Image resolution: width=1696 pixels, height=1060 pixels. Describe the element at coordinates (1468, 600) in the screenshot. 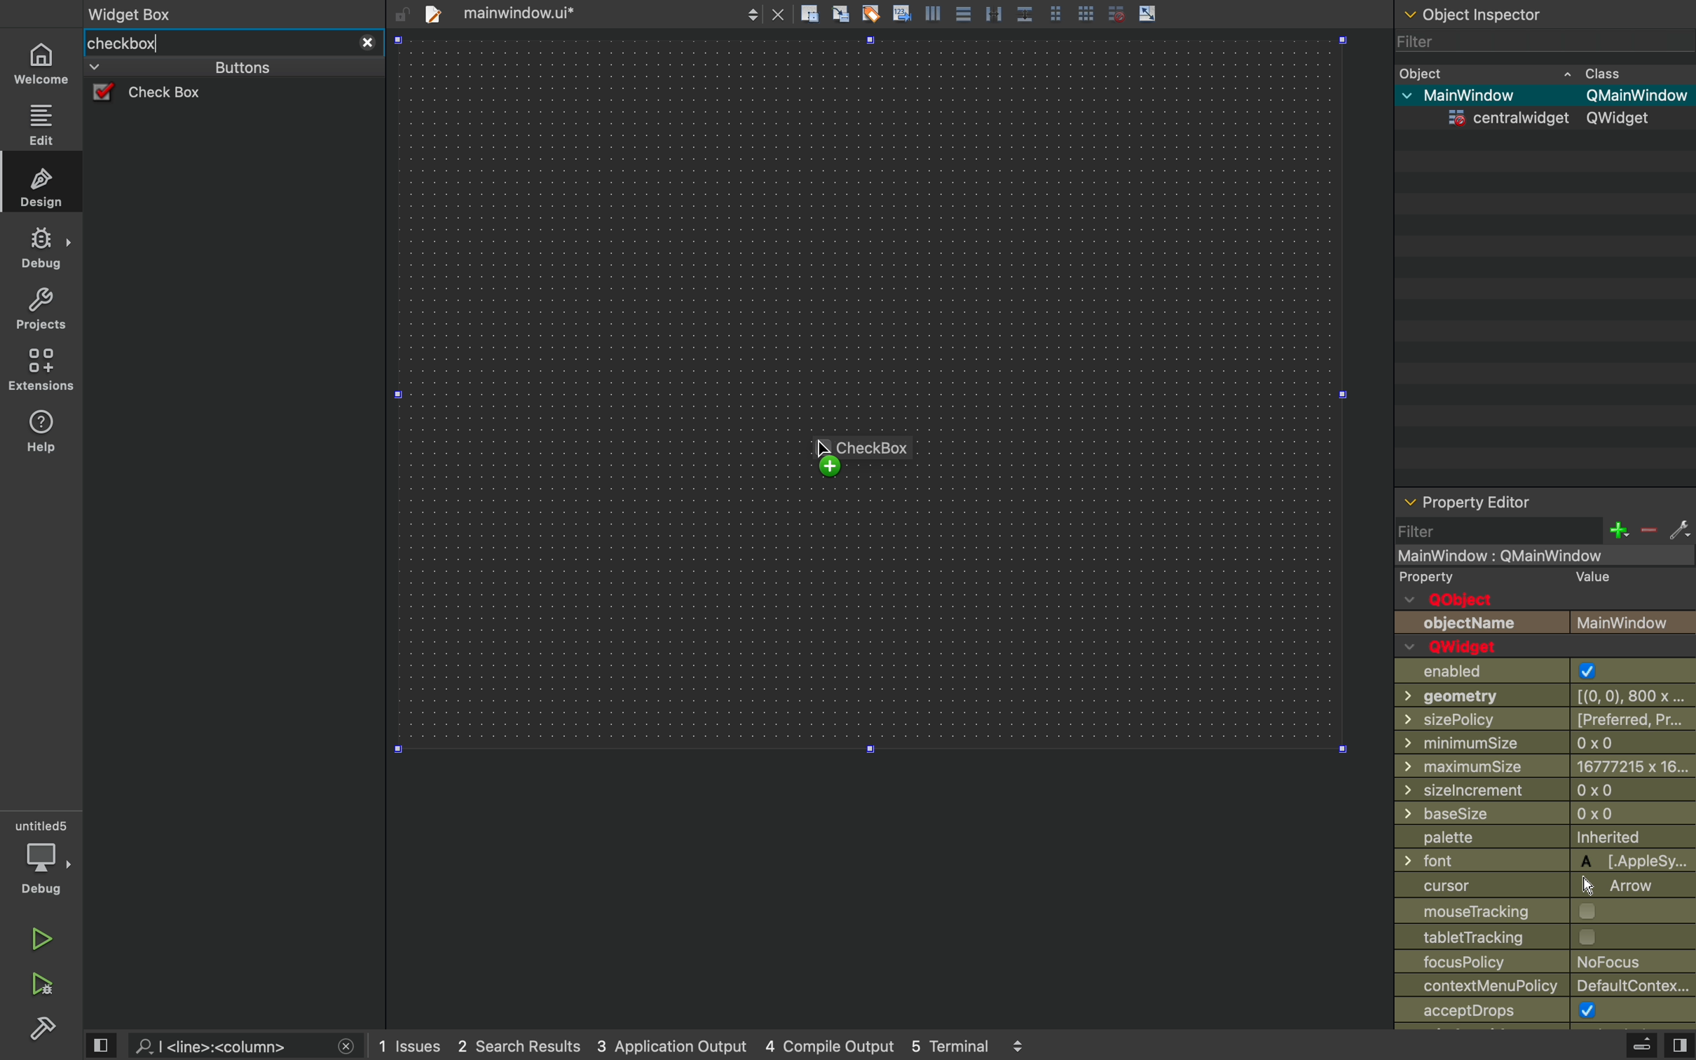

I see `qobject` at that location.